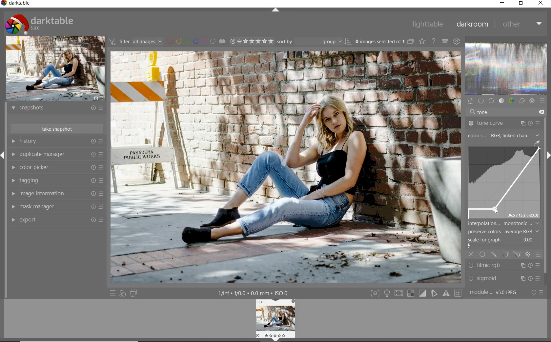 The width and height of the screenshot is (551, 342). Describe the element at coordinates (503, 3) in the screenshot. I see `minimize` at that location.